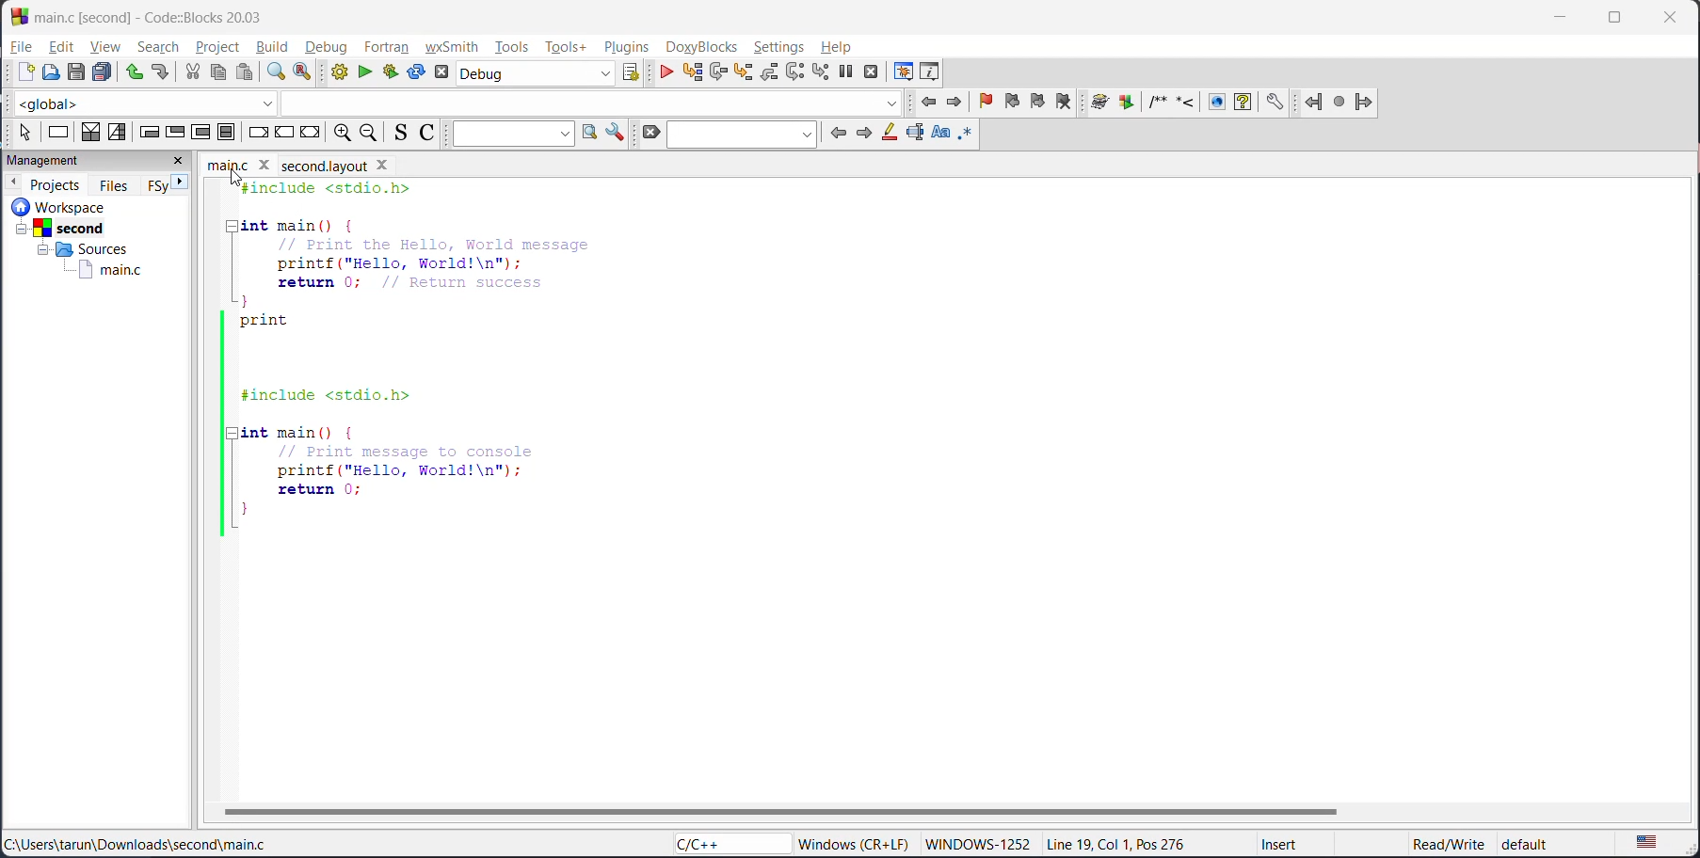  I want to click on zoom out, so click(368, 133).